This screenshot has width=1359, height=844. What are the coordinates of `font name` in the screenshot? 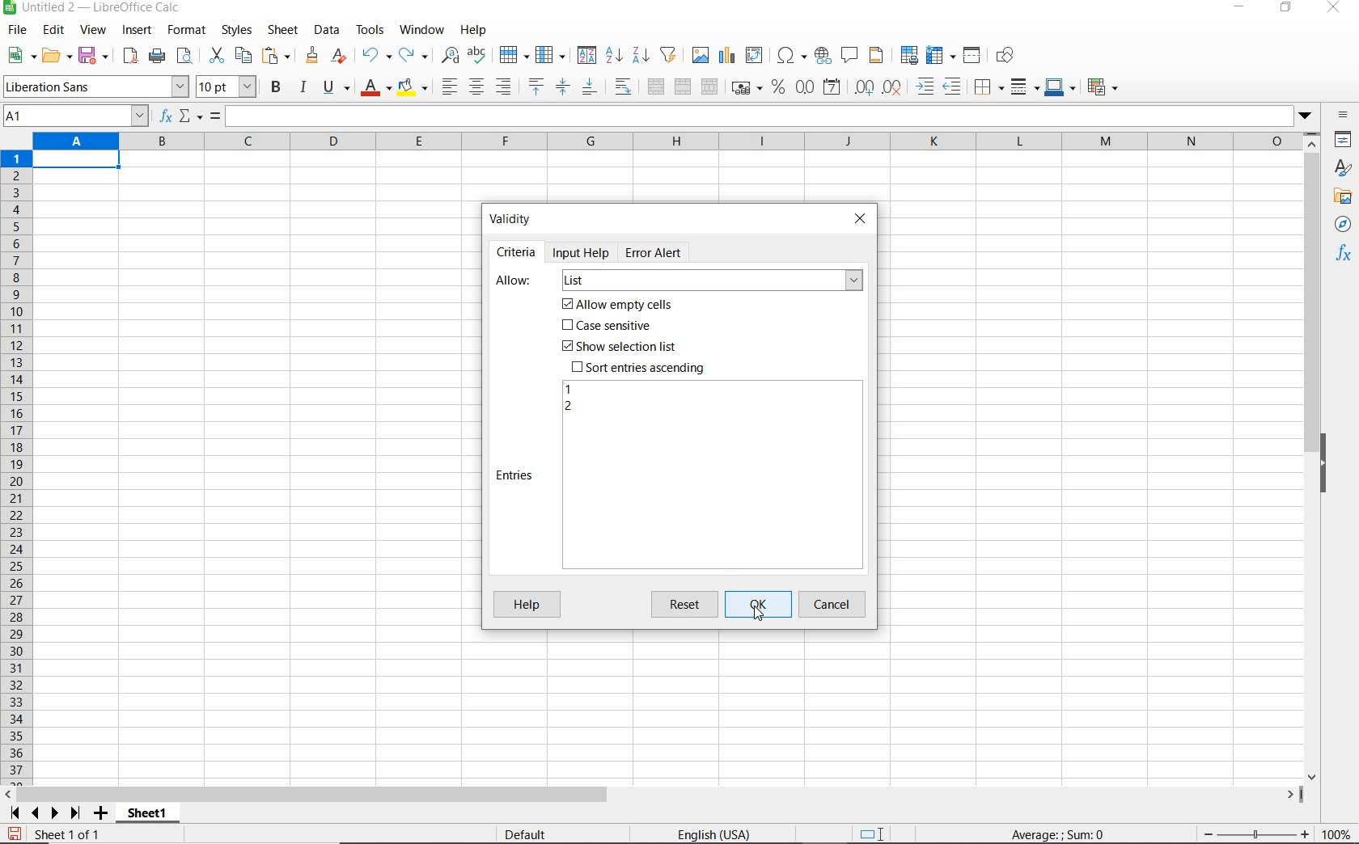 It's located at (95, 87).